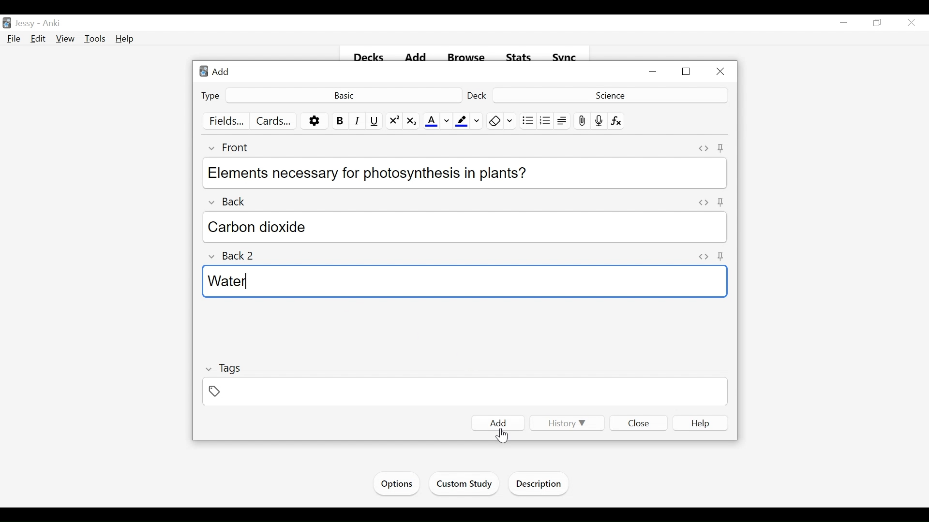 The height and width of the screenshot is (522, 929). Describe the element at coordinates (876, 23) in the screenshot. I see `Restore` at that location.